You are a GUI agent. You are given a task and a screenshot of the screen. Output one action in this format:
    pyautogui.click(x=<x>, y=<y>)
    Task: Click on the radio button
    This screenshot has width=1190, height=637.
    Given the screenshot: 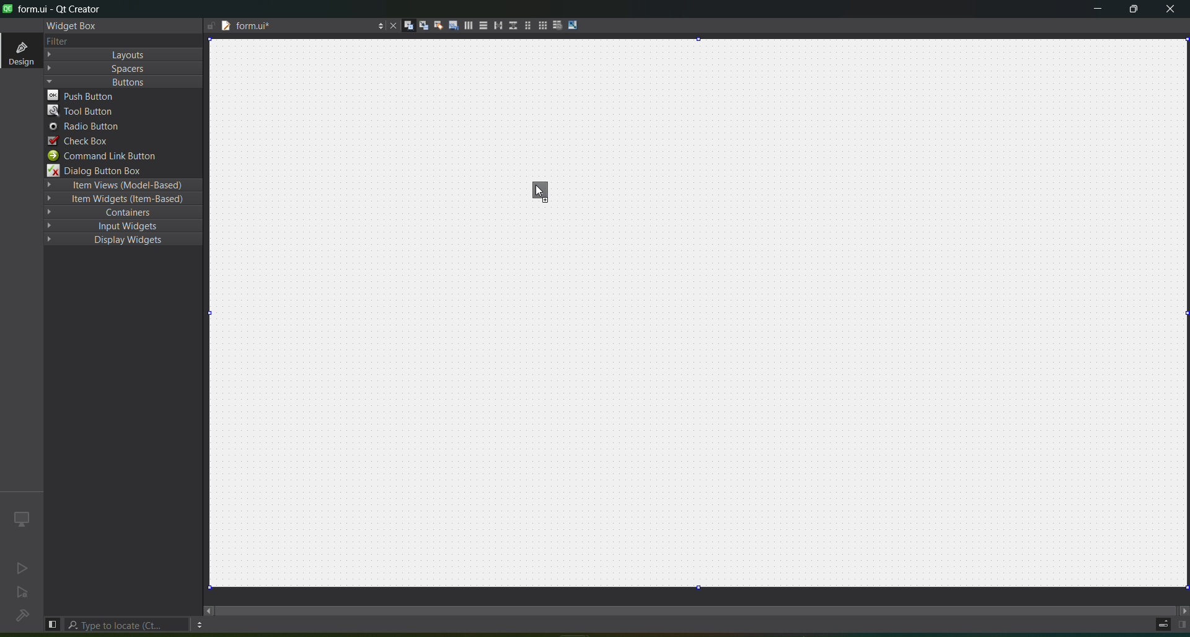 What is the action you would take?
    pyautogui.click(x=119, y=128)
    